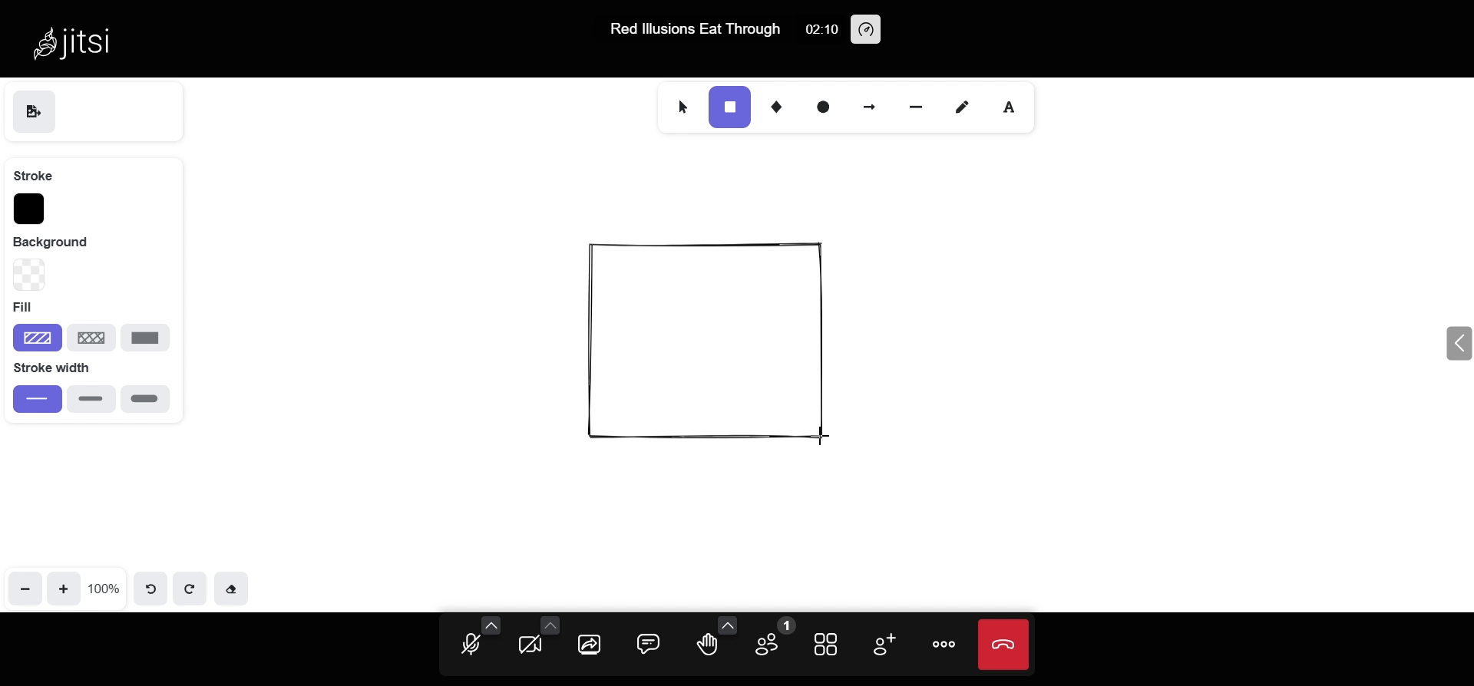 This screenshot has height=686, width=1474. Describe the element at coordinates (28, 275) in the screenshot. I see `background type` at that location.